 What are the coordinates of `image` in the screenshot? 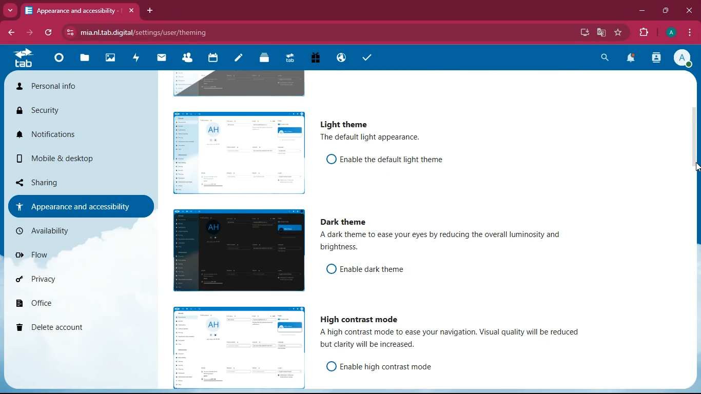 It's located at (238, 83).